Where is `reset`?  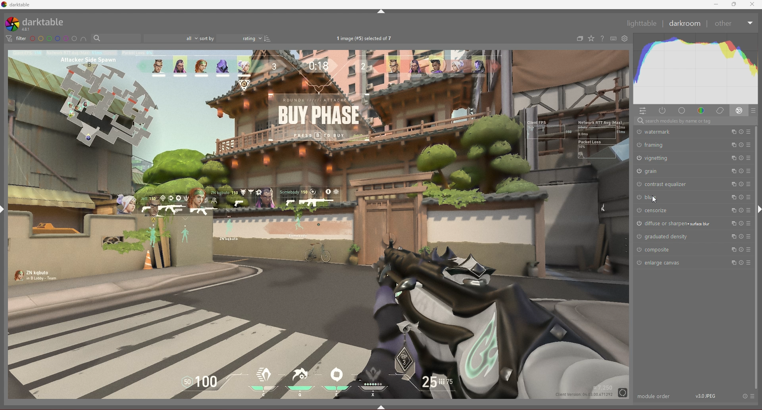
reset is located at coordinates (741, 158).